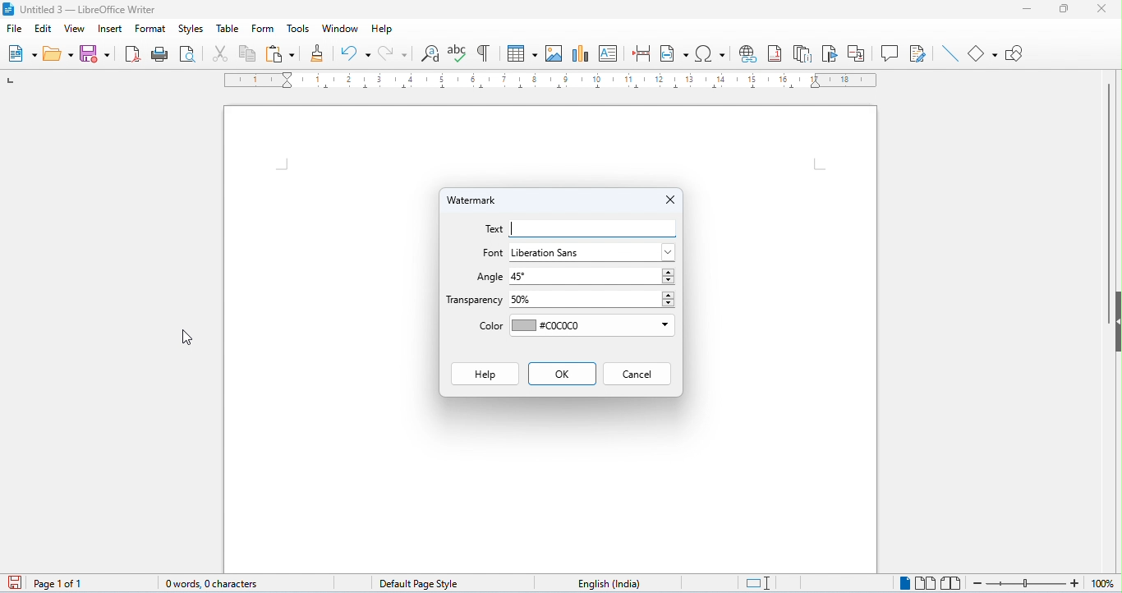  I want to click on language, so click(603, 582).